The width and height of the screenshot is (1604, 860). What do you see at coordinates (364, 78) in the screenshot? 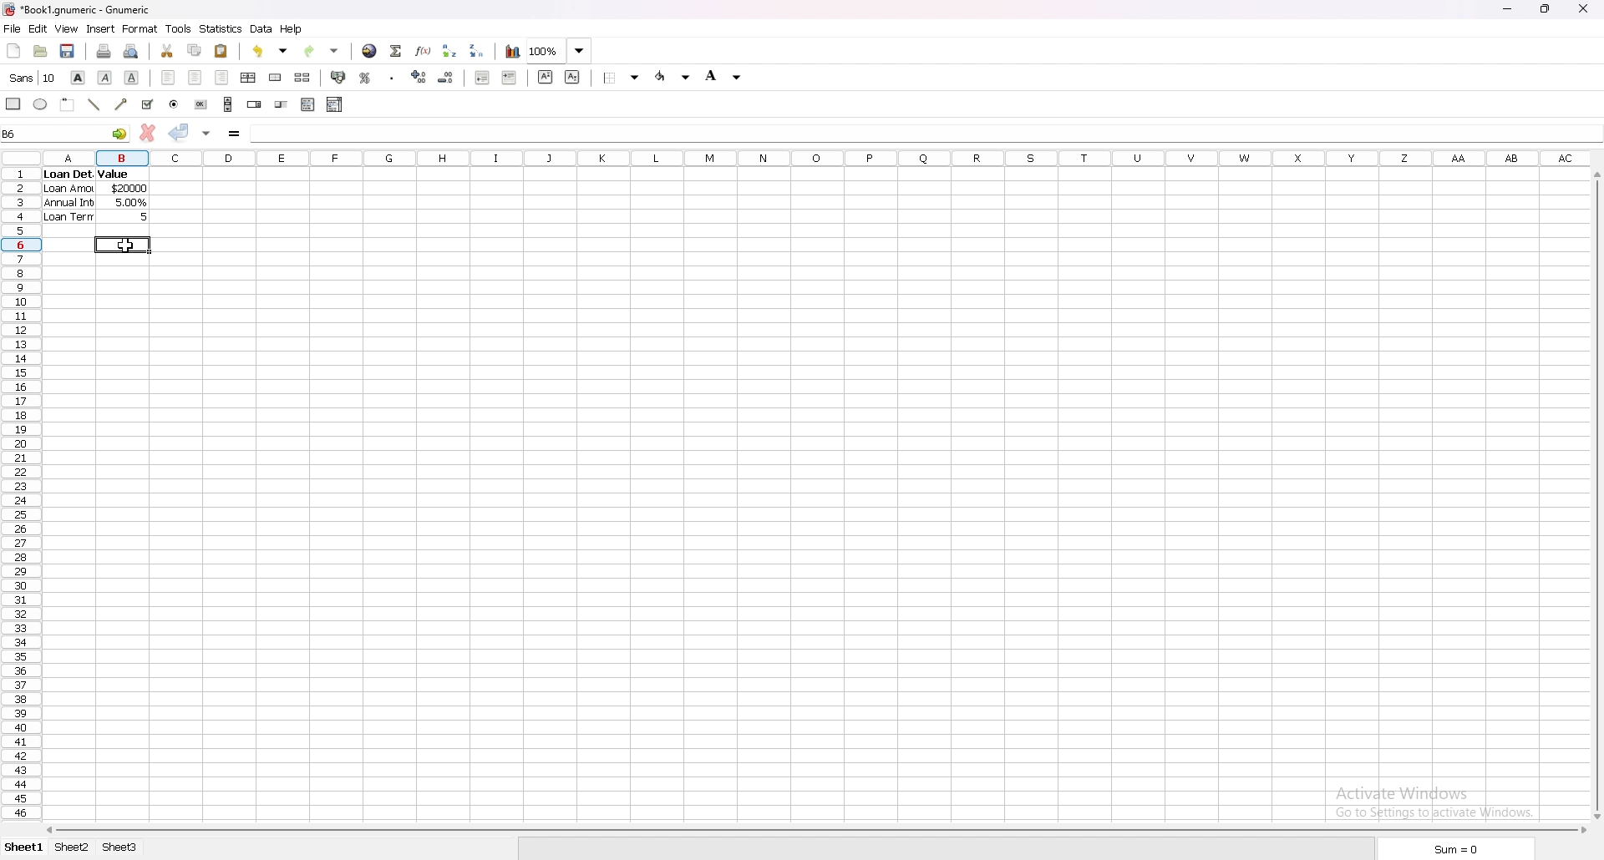
I see `percentage` at bounding box center [364, 78].